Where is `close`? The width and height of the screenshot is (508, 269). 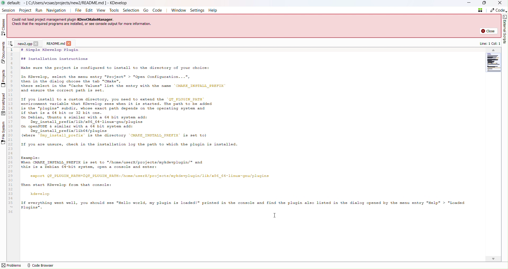 close is located at coordinates (489, 31).